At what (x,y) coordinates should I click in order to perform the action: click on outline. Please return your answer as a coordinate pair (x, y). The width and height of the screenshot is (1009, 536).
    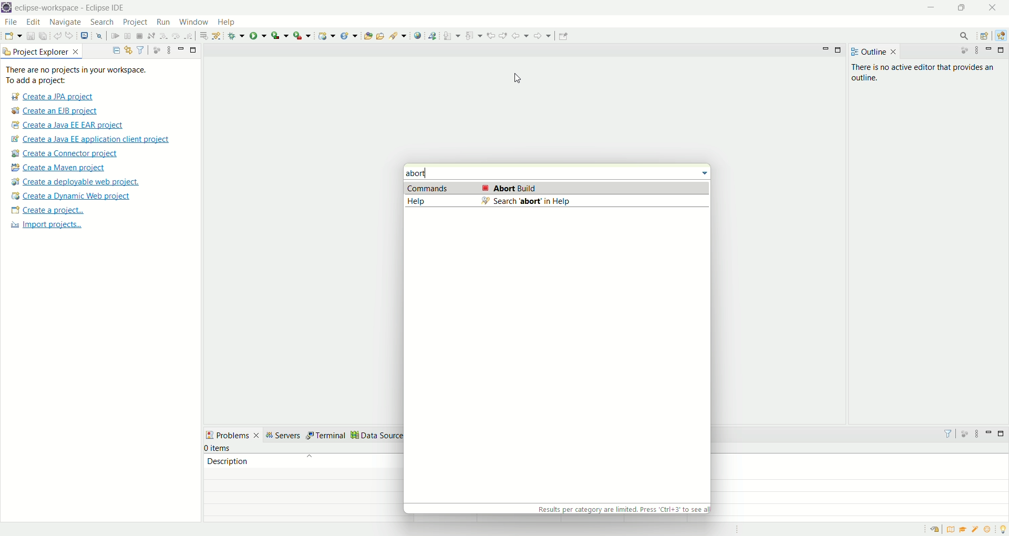
    Looking at the image, I should click on (873, 51).